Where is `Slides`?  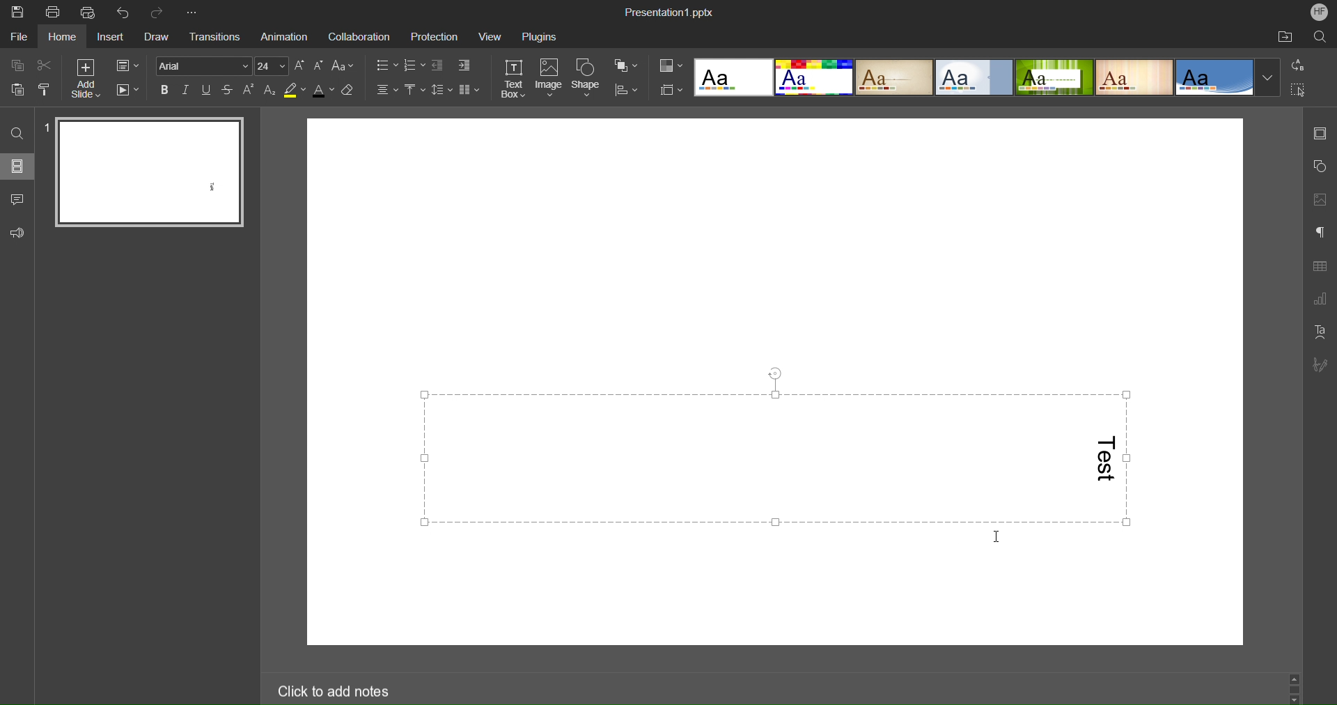
Slides is located at coordinates (19, 166).